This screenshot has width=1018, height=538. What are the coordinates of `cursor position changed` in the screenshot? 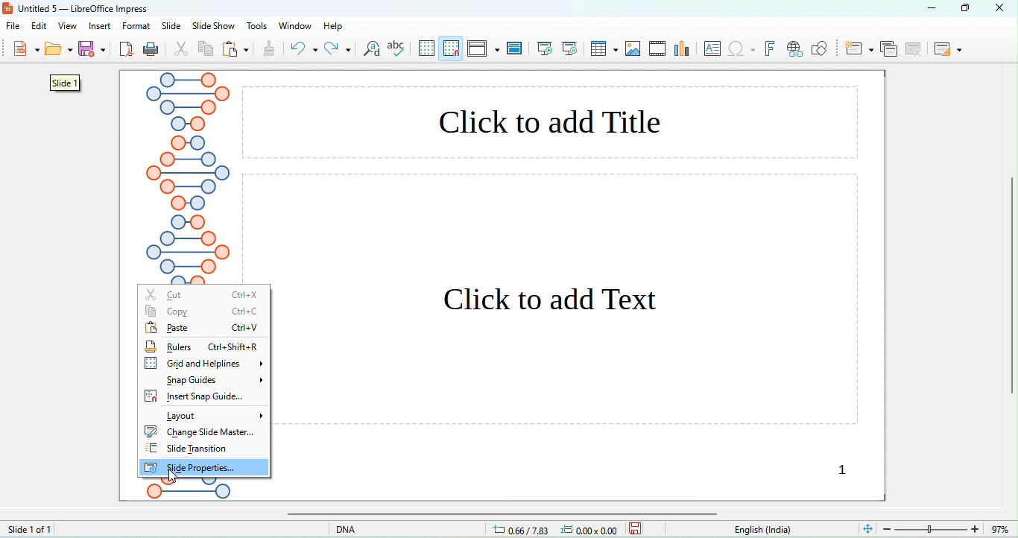 It's located at (559, 529).